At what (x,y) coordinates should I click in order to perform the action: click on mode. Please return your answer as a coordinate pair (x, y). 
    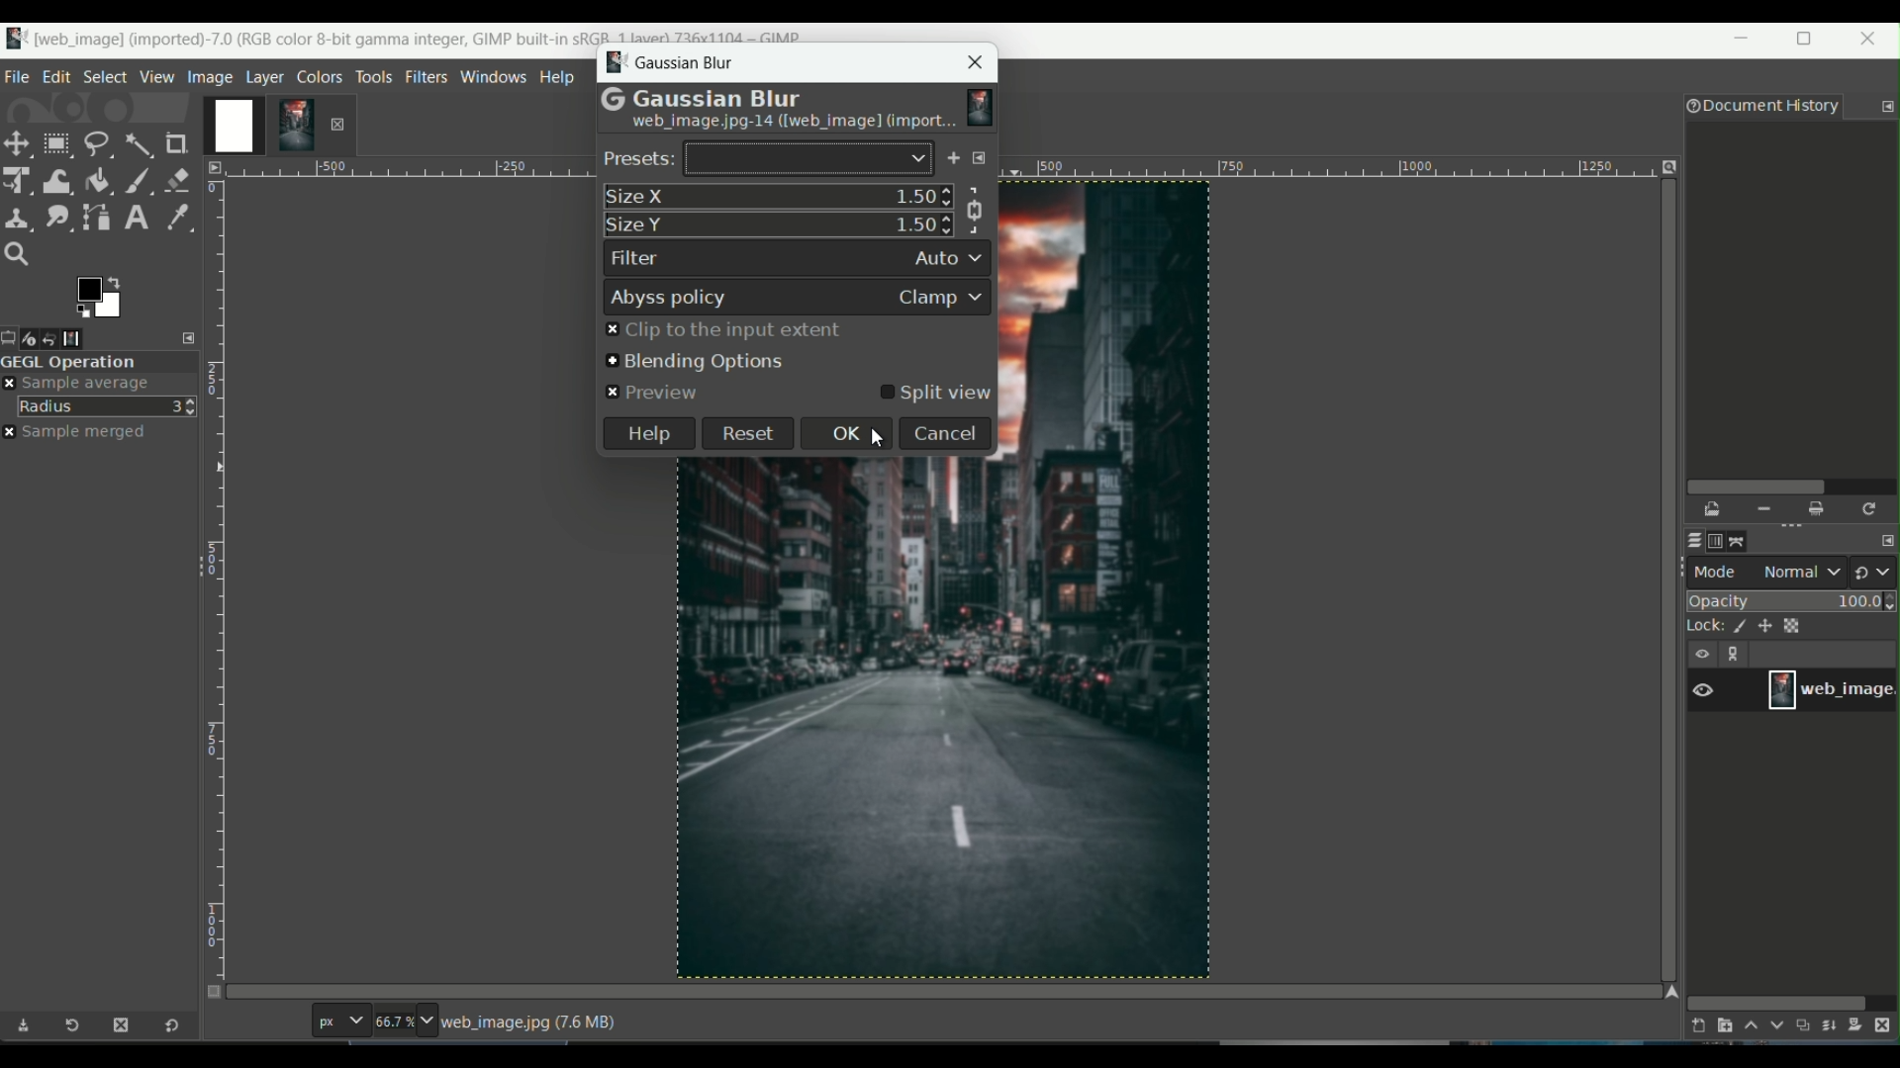
    Looking at the image, I should click on (1768, 572).